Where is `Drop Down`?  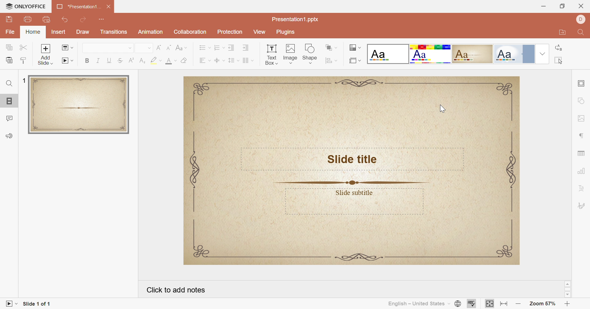
Drop Down is located at coordinates (338, 47).